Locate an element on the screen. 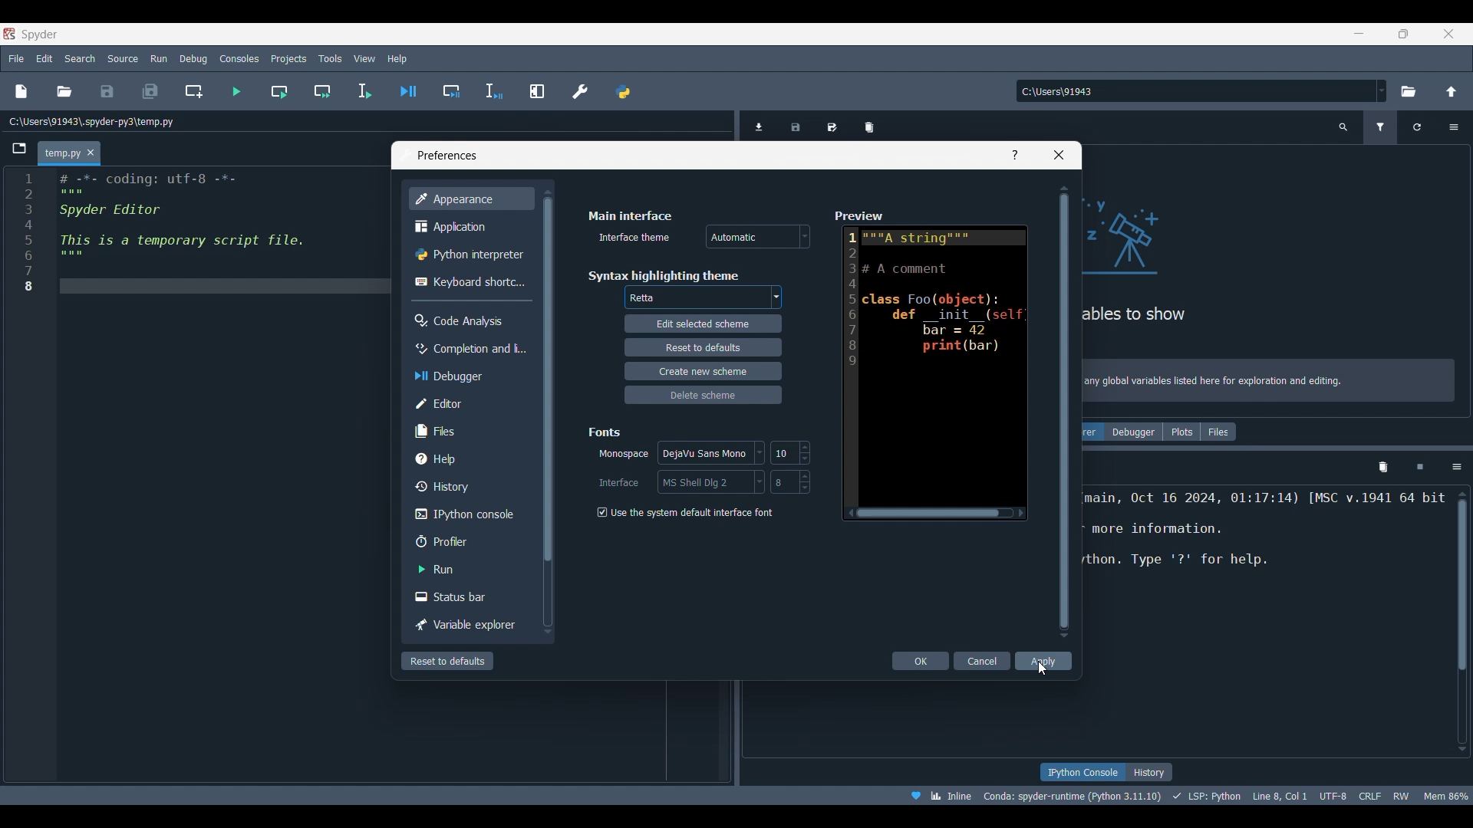 The image size is (1473, 828). Keyboard shortcut is located at coordinates (470, 281).